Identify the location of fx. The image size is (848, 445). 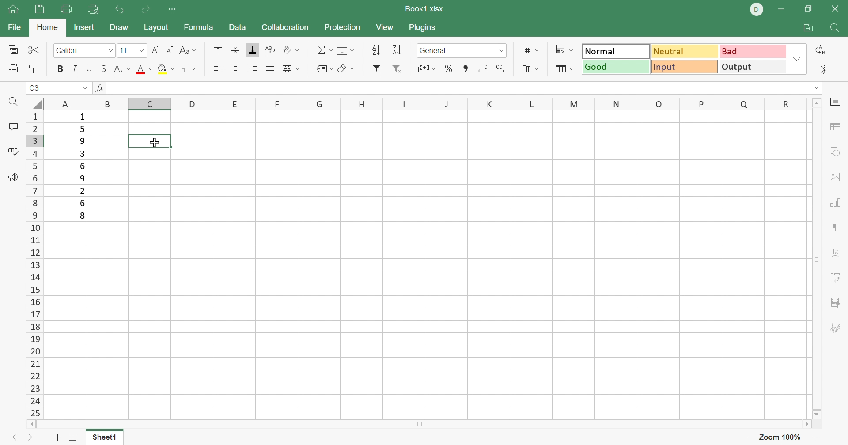
(100, 87).